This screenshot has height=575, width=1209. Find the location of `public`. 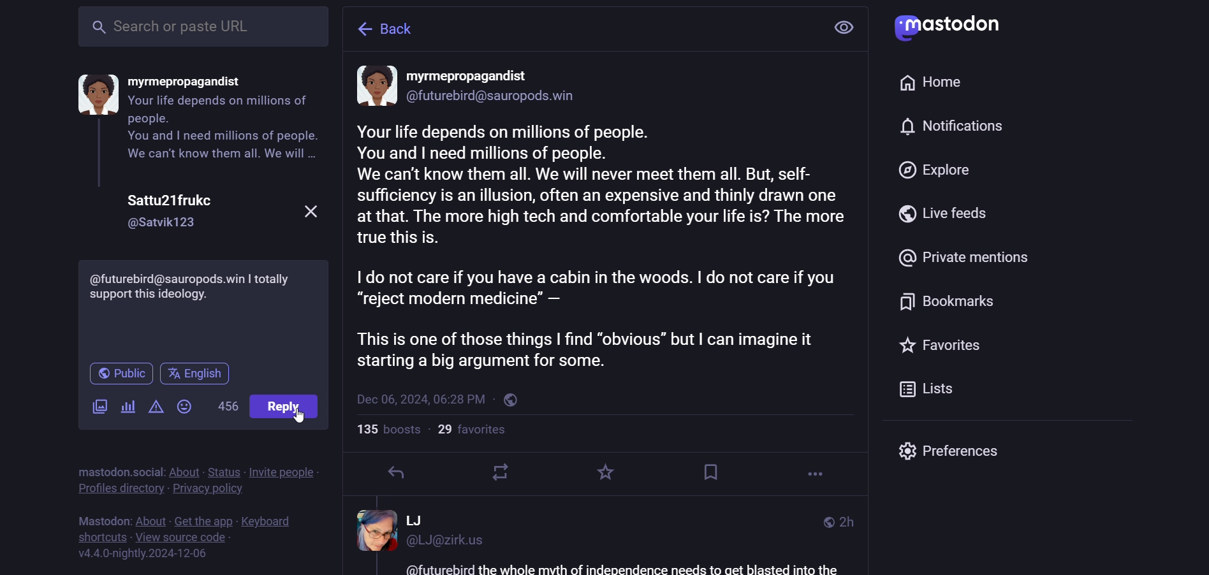

public is located at coordinates (513, 402).